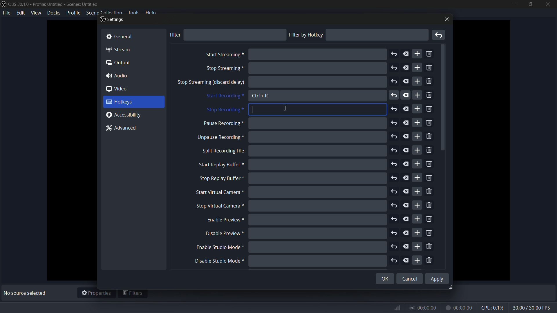 The width and height of the screenshot is (557, 313). I want to click on remove, so click(430, 178).